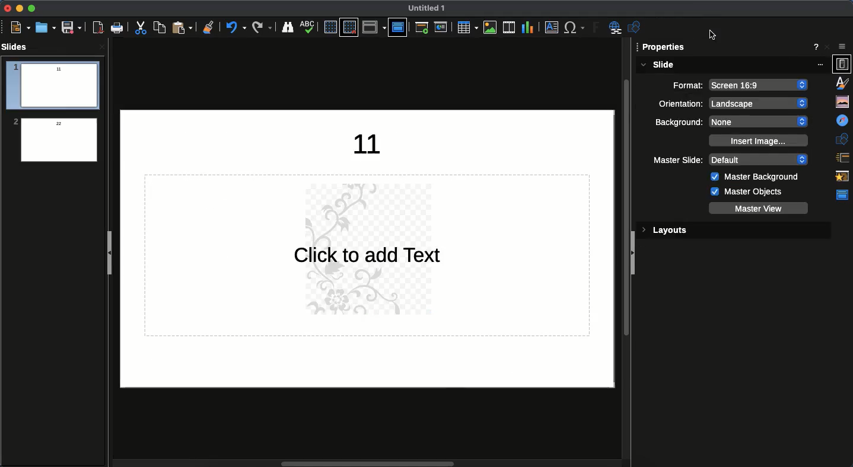 The width and height of the screenshot is (853, 467). What do you see at coordinates (18, 8) in the screenshot?
I see `Minimize` at bounding box center [18, 8].